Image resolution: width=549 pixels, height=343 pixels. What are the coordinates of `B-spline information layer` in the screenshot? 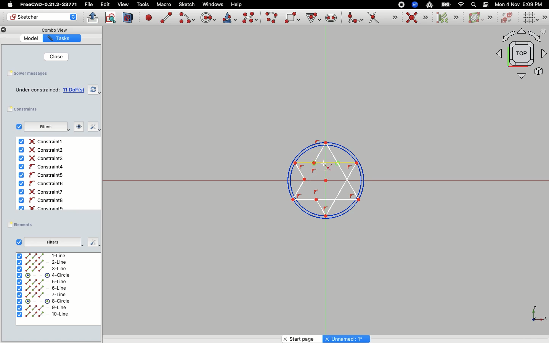 It's located at (480, 18).